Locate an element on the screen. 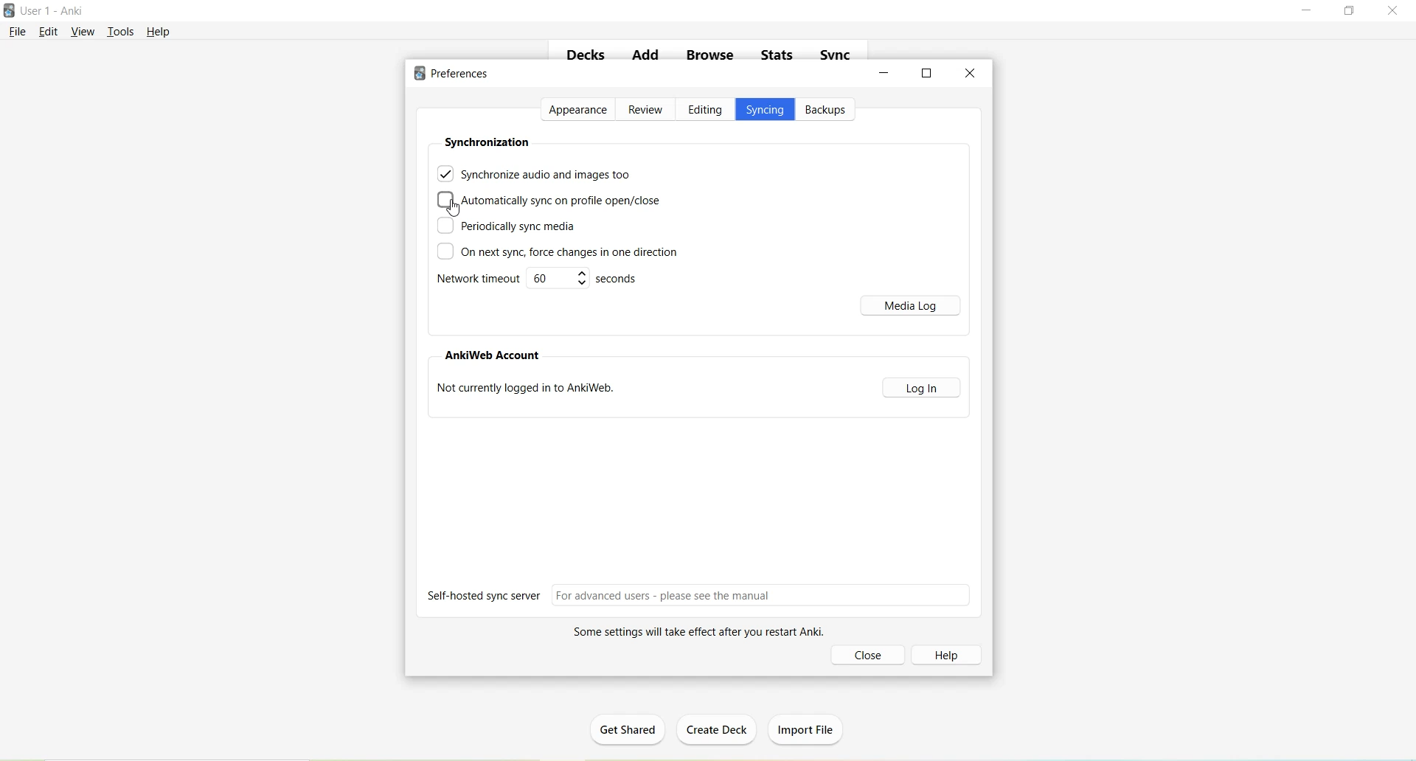 The image size is (1416, 761). Browse is located at coordinates (711, 55).